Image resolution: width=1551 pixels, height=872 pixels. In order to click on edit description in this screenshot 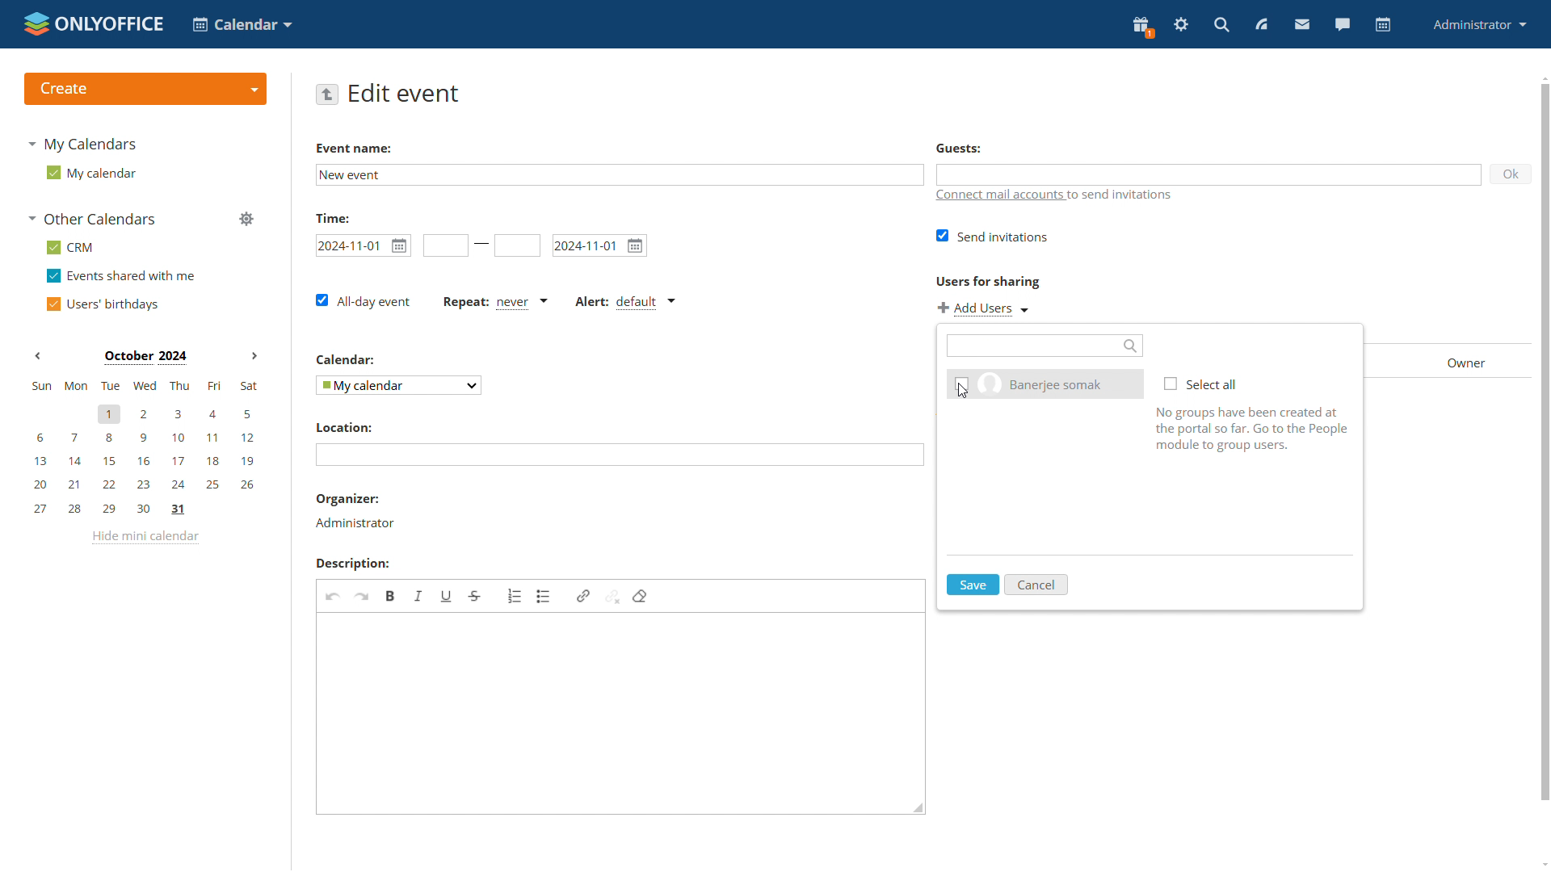, I will do `click(620, 714)`.